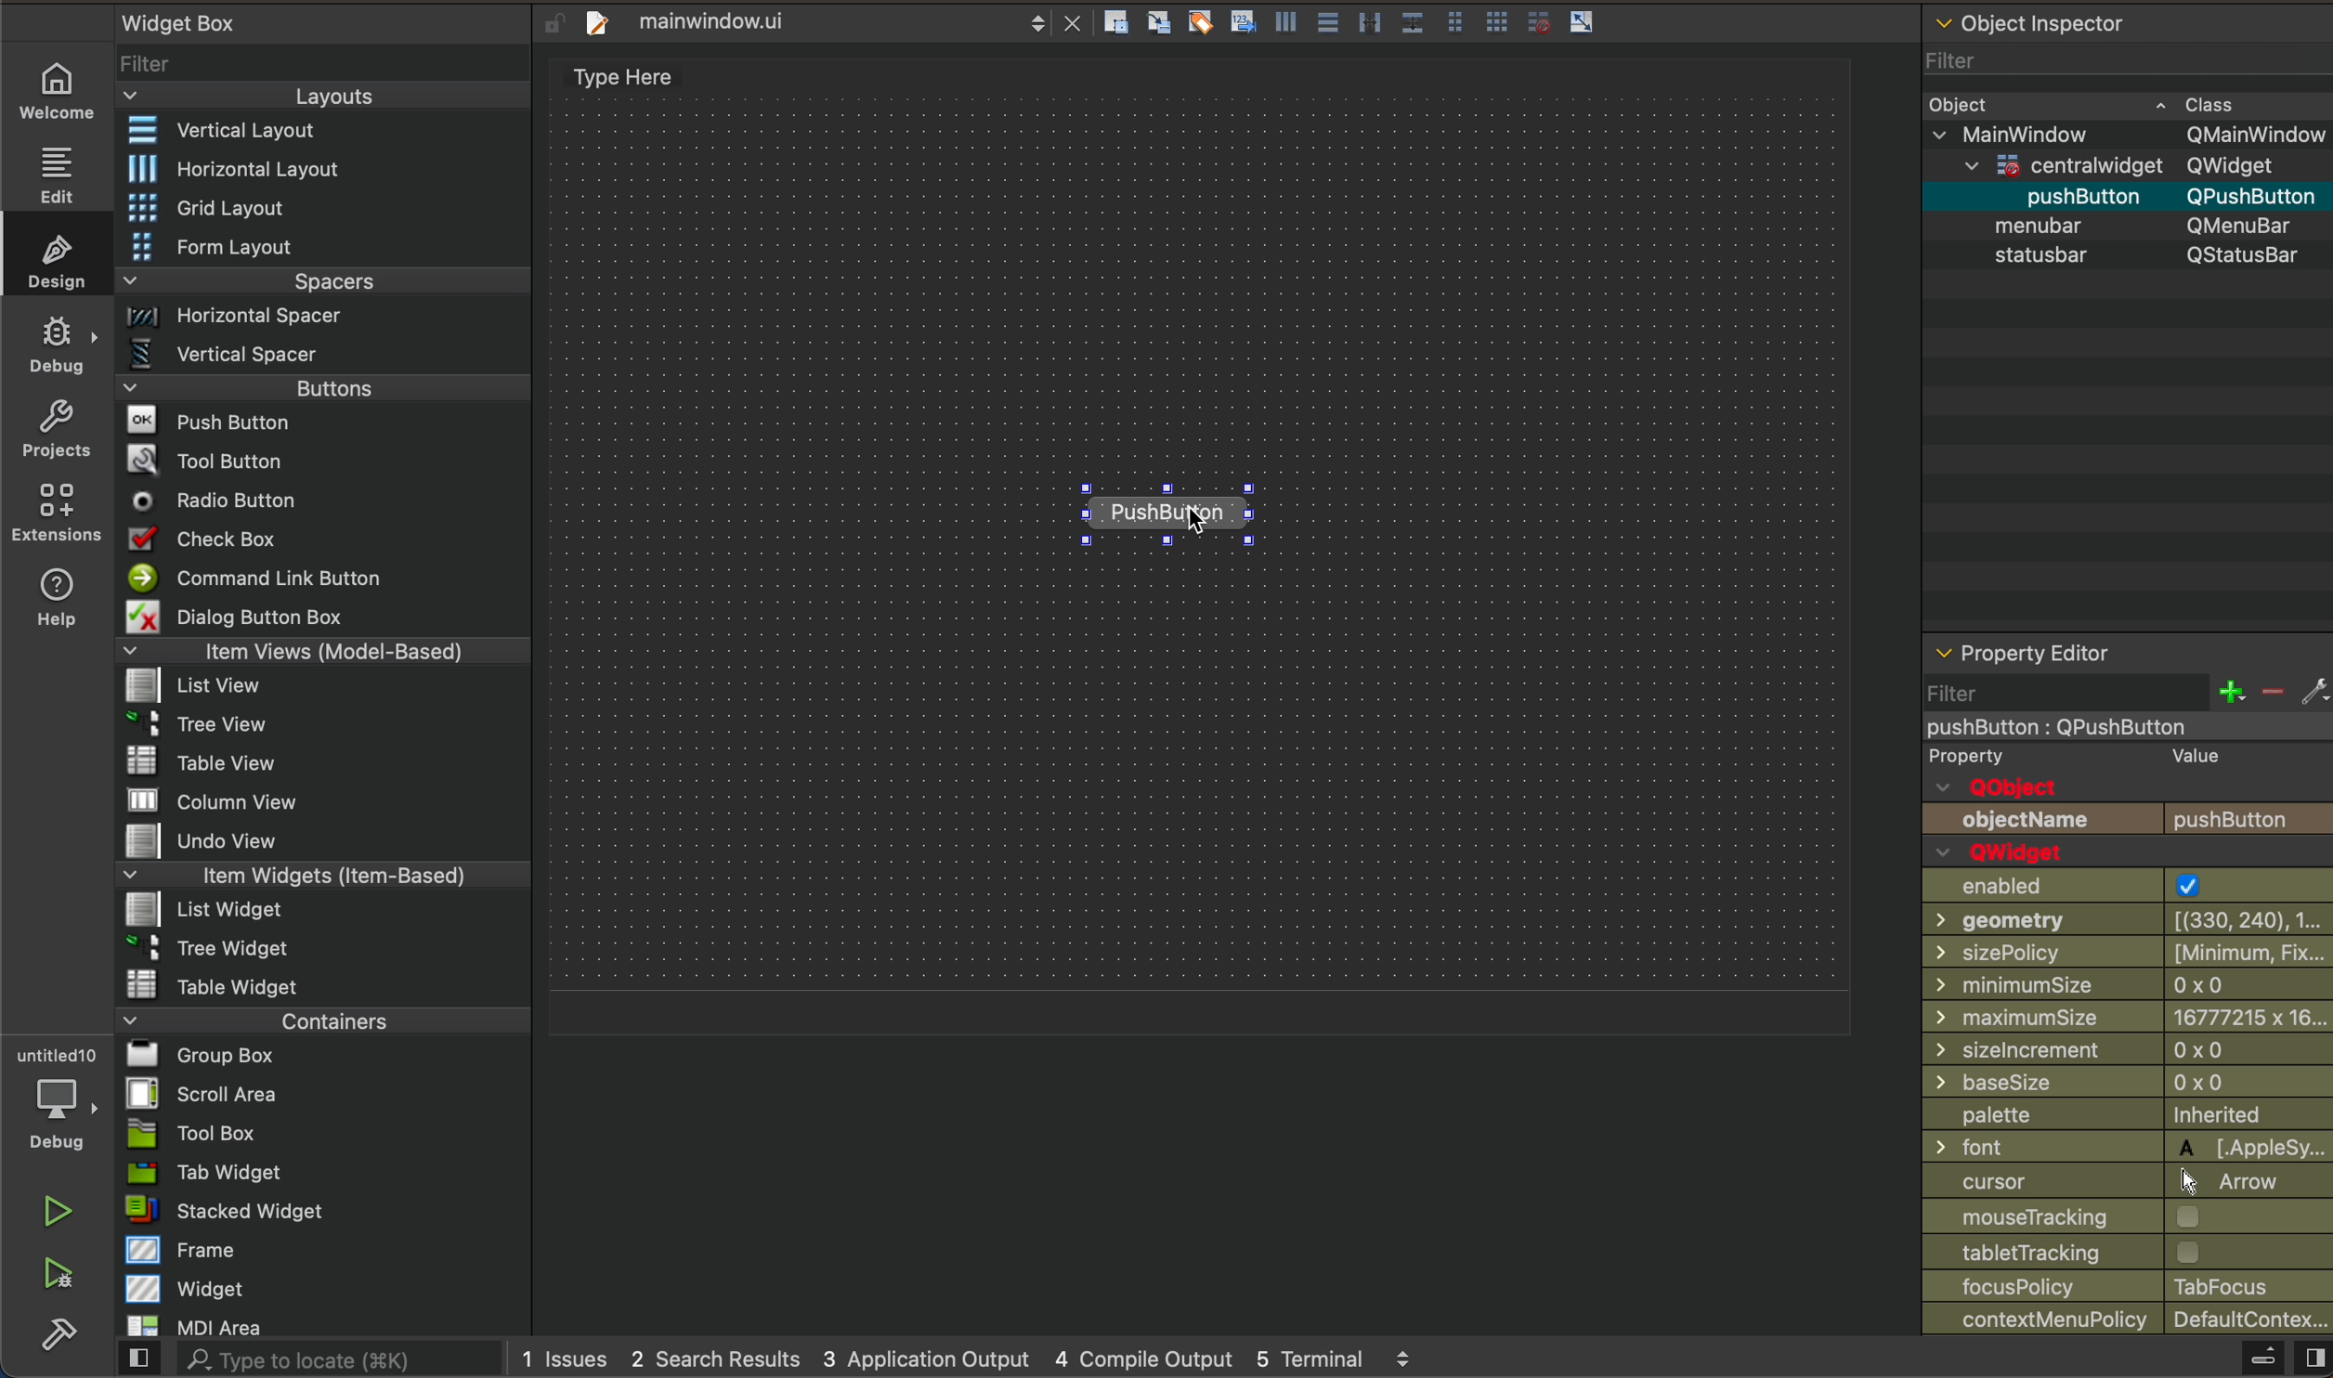  Describe the element at coordinates (55, 1214) in the screenshot. I see `run` at that location.